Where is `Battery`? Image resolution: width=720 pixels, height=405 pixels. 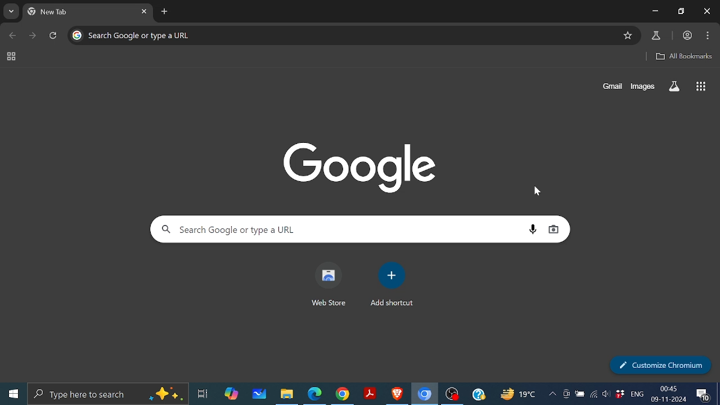 Battery is located at coordinates (580, 393).